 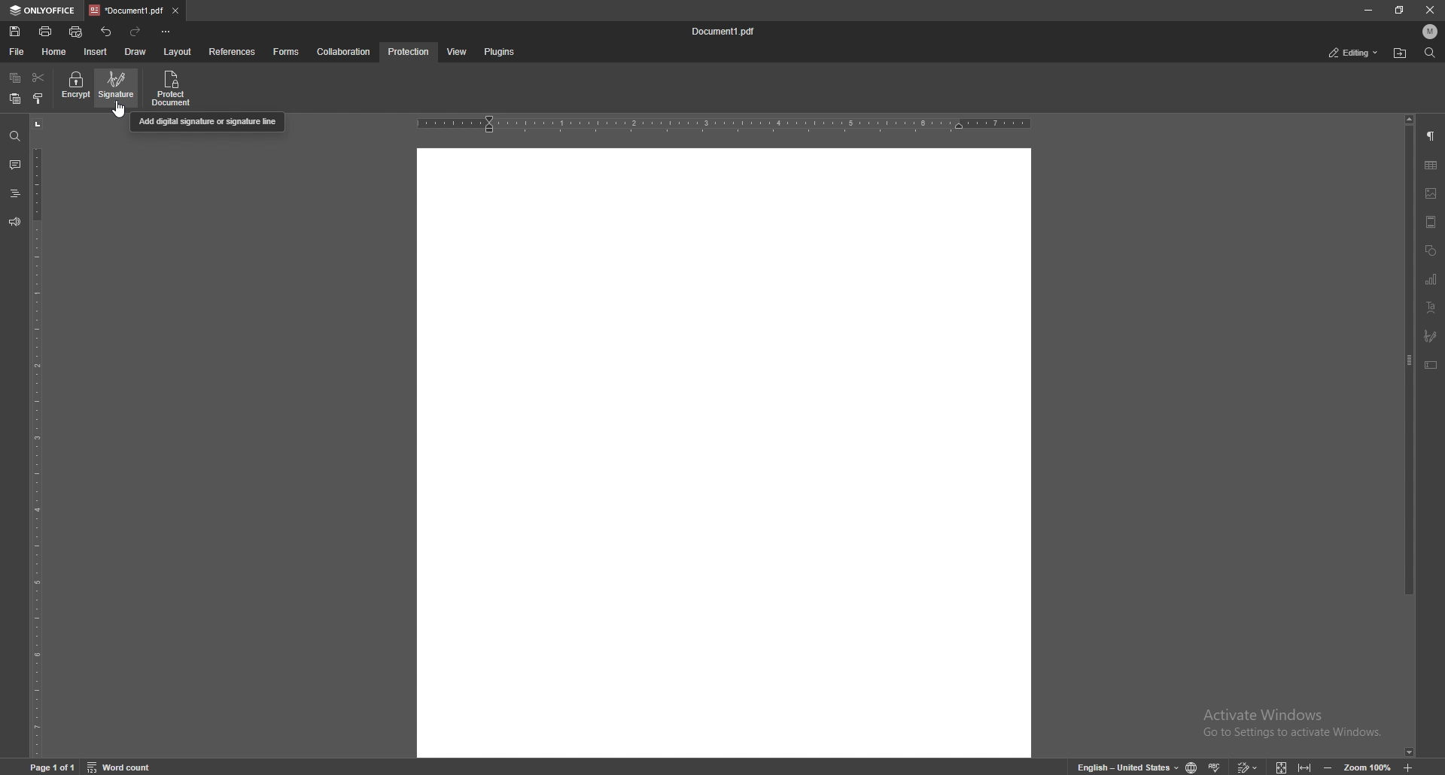 I want to click on redo, so click(x=136, y=32).